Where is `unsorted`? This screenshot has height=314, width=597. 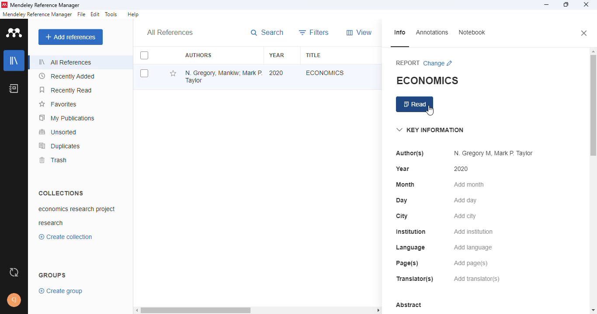 unsorted is located at coordinates (58, 132).